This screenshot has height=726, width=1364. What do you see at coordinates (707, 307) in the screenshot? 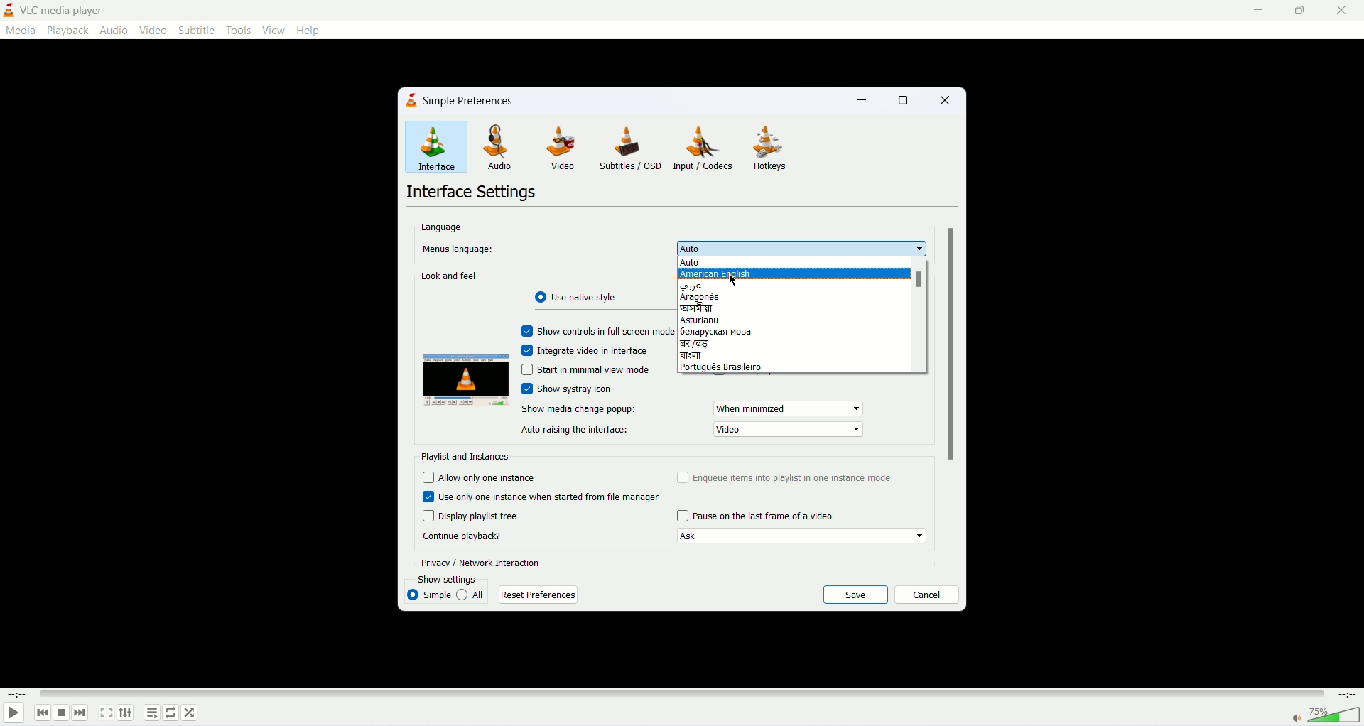
I see `bangla` at bounding box center [707, 307].